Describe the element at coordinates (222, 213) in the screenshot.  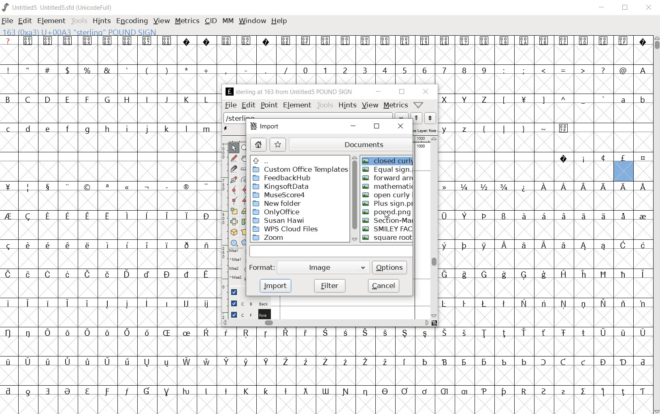
I see `scale` at that location.